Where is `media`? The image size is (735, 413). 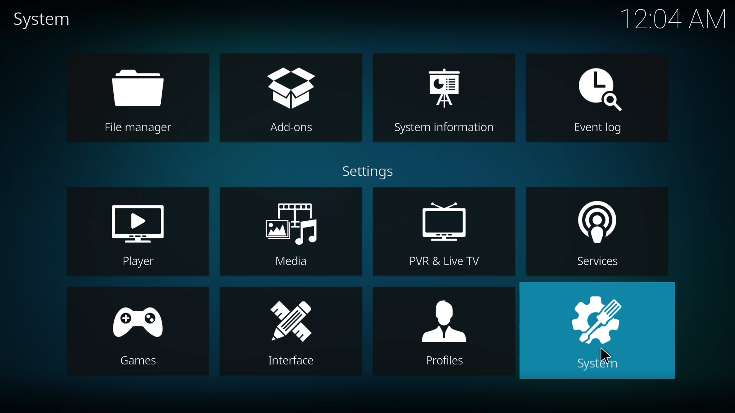
media is located at coordinates (293, 231).